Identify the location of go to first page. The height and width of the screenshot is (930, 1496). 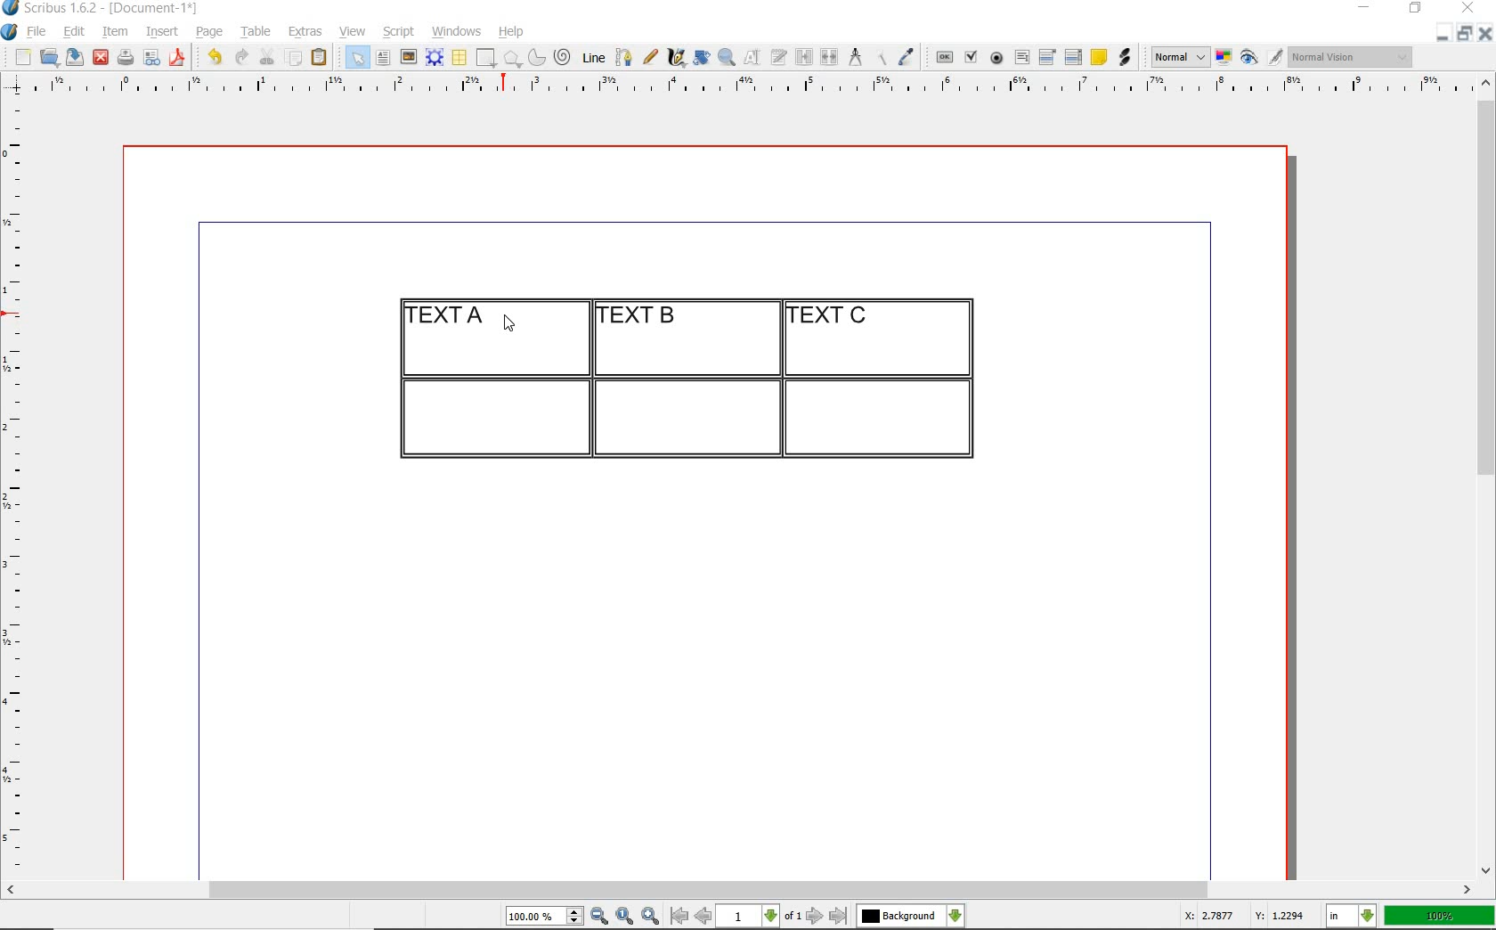
(678, 916).